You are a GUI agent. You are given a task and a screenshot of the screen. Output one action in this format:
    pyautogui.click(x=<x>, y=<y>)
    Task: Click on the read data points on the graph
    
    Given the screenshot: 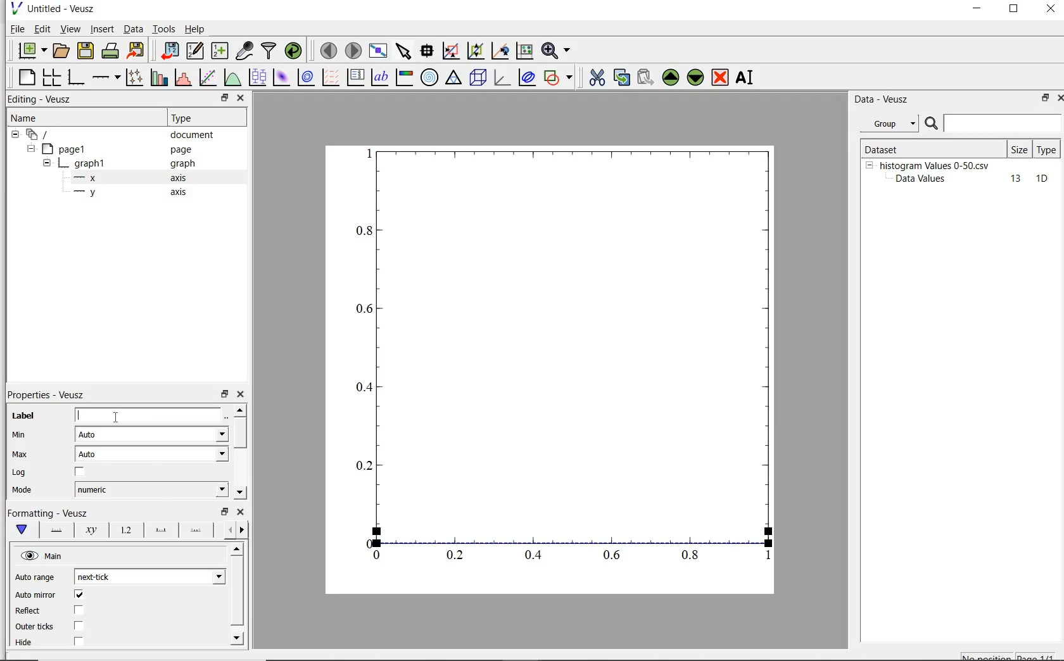 What is the action you would take?
    pyautogui.click(x=428, y=51)
    